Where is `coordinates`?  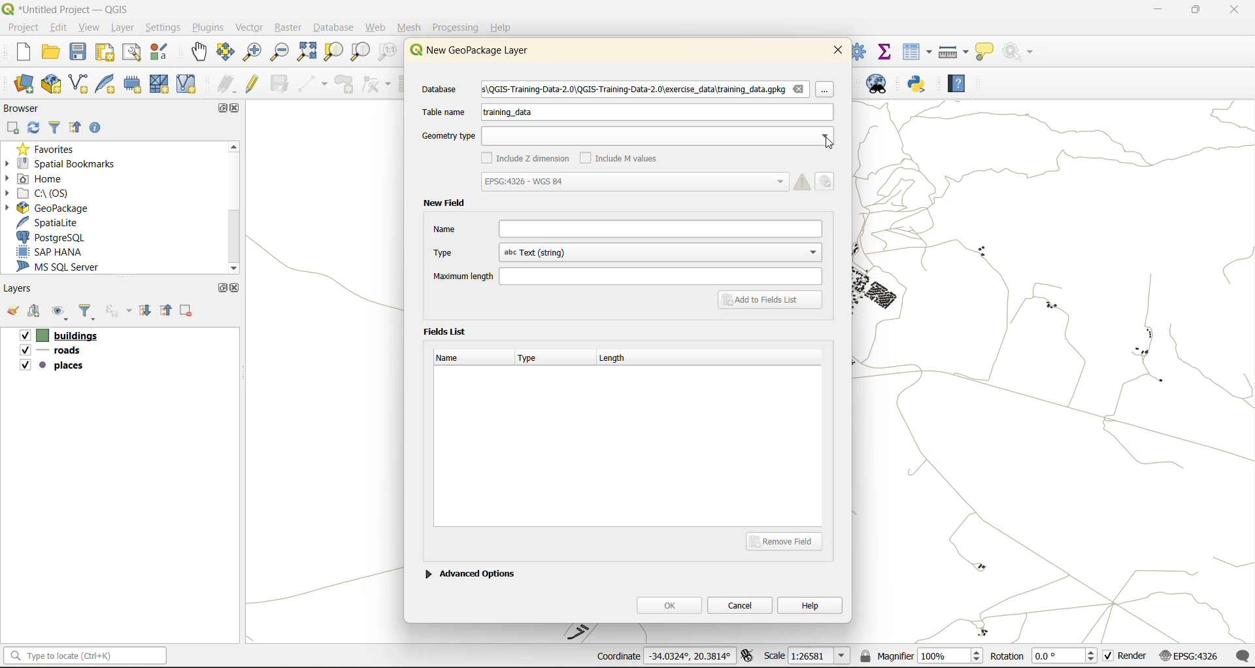
coordinates is located at coordinates (663, 657).